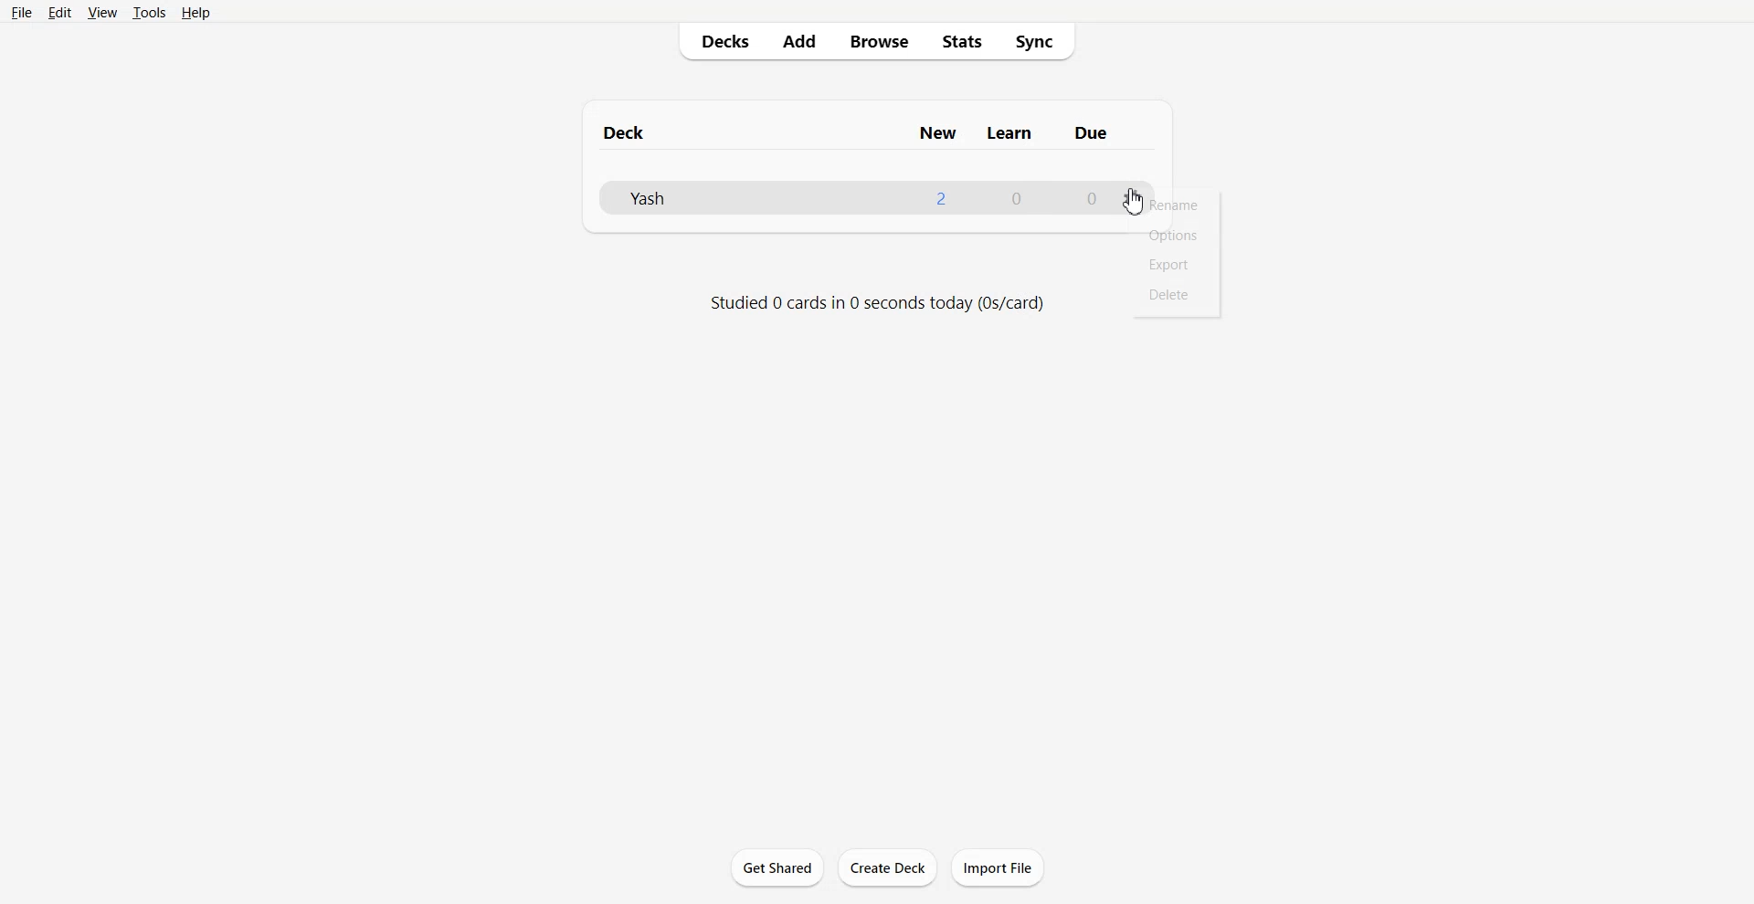 The height and width of the screenshot is (904, 1754). What do you see at coordinates (1133, 197) in the screenshot?
I see `options` at bounding box center [1133, 197].